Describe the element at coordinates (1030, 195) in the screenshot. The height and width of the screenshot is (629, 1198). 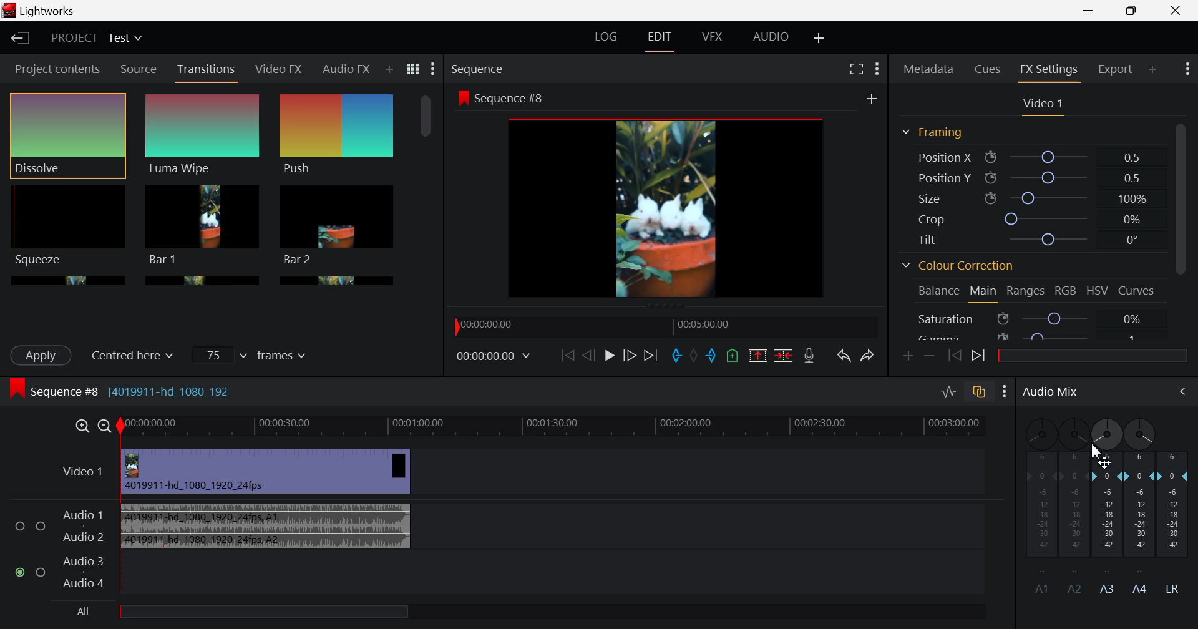
I see `Size` at that location.